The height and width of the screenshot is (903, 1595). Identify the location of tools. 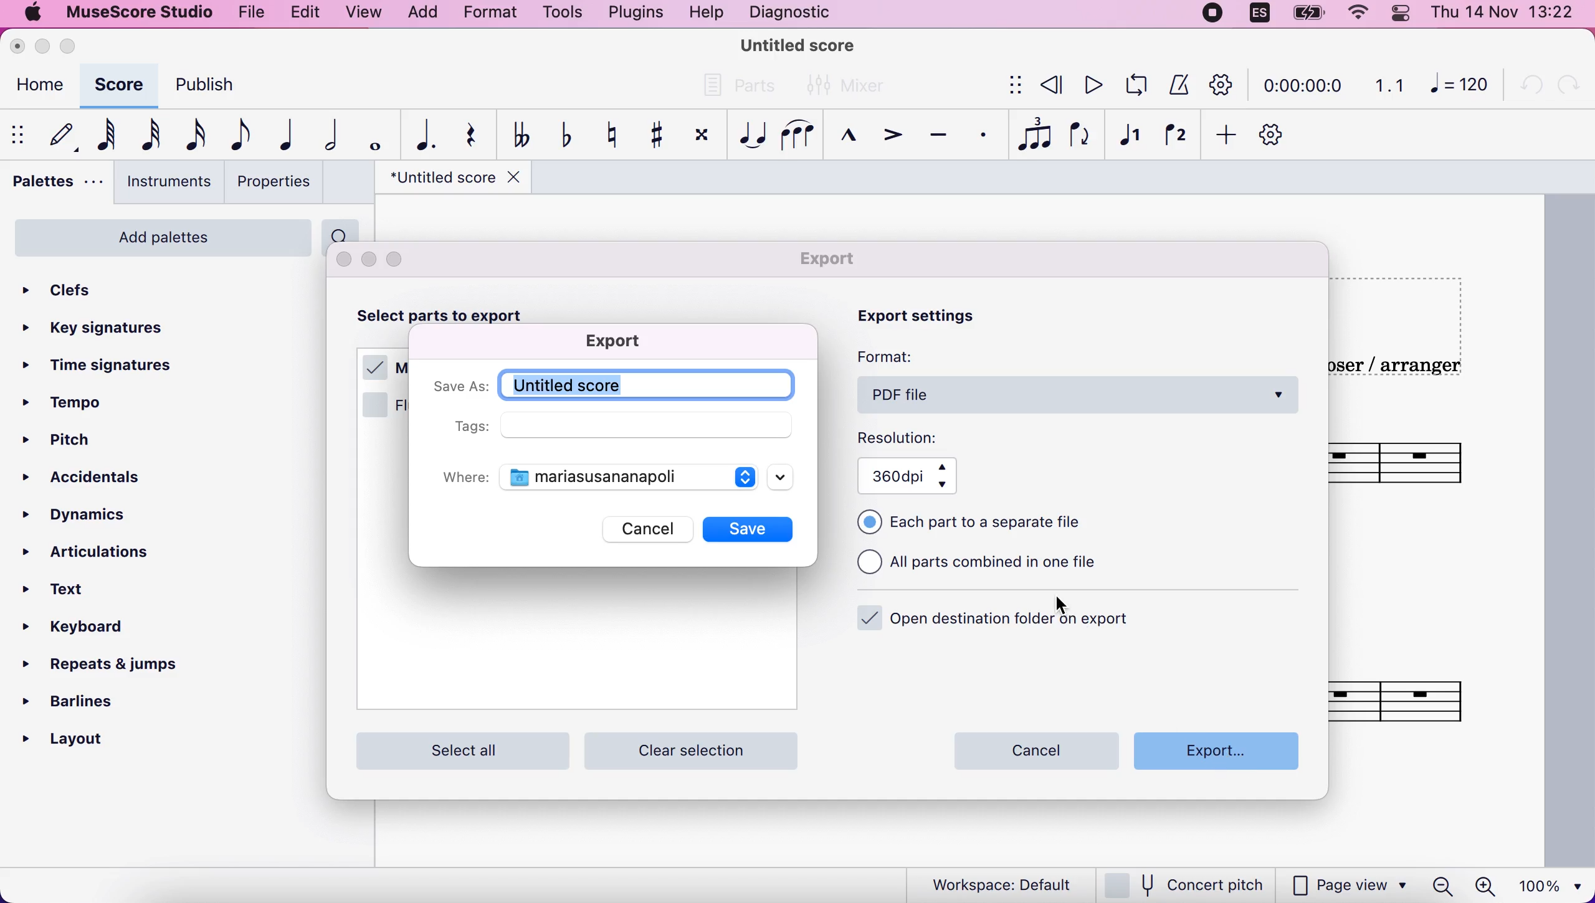
(557, 15).